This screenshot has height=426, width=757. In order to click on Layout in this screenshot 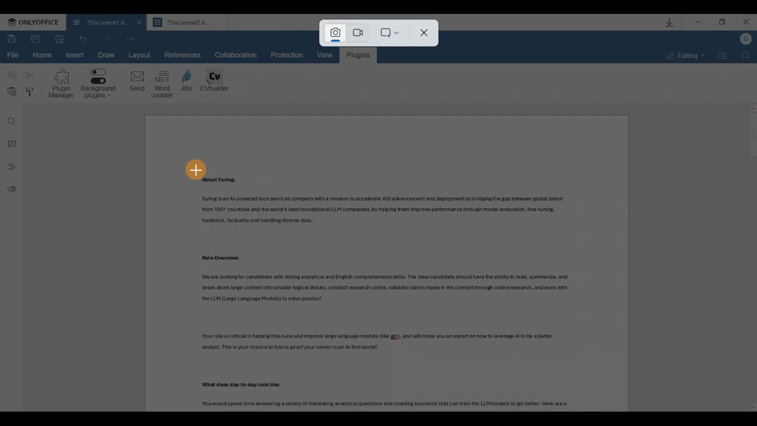, I will do `click(143, 55)`.